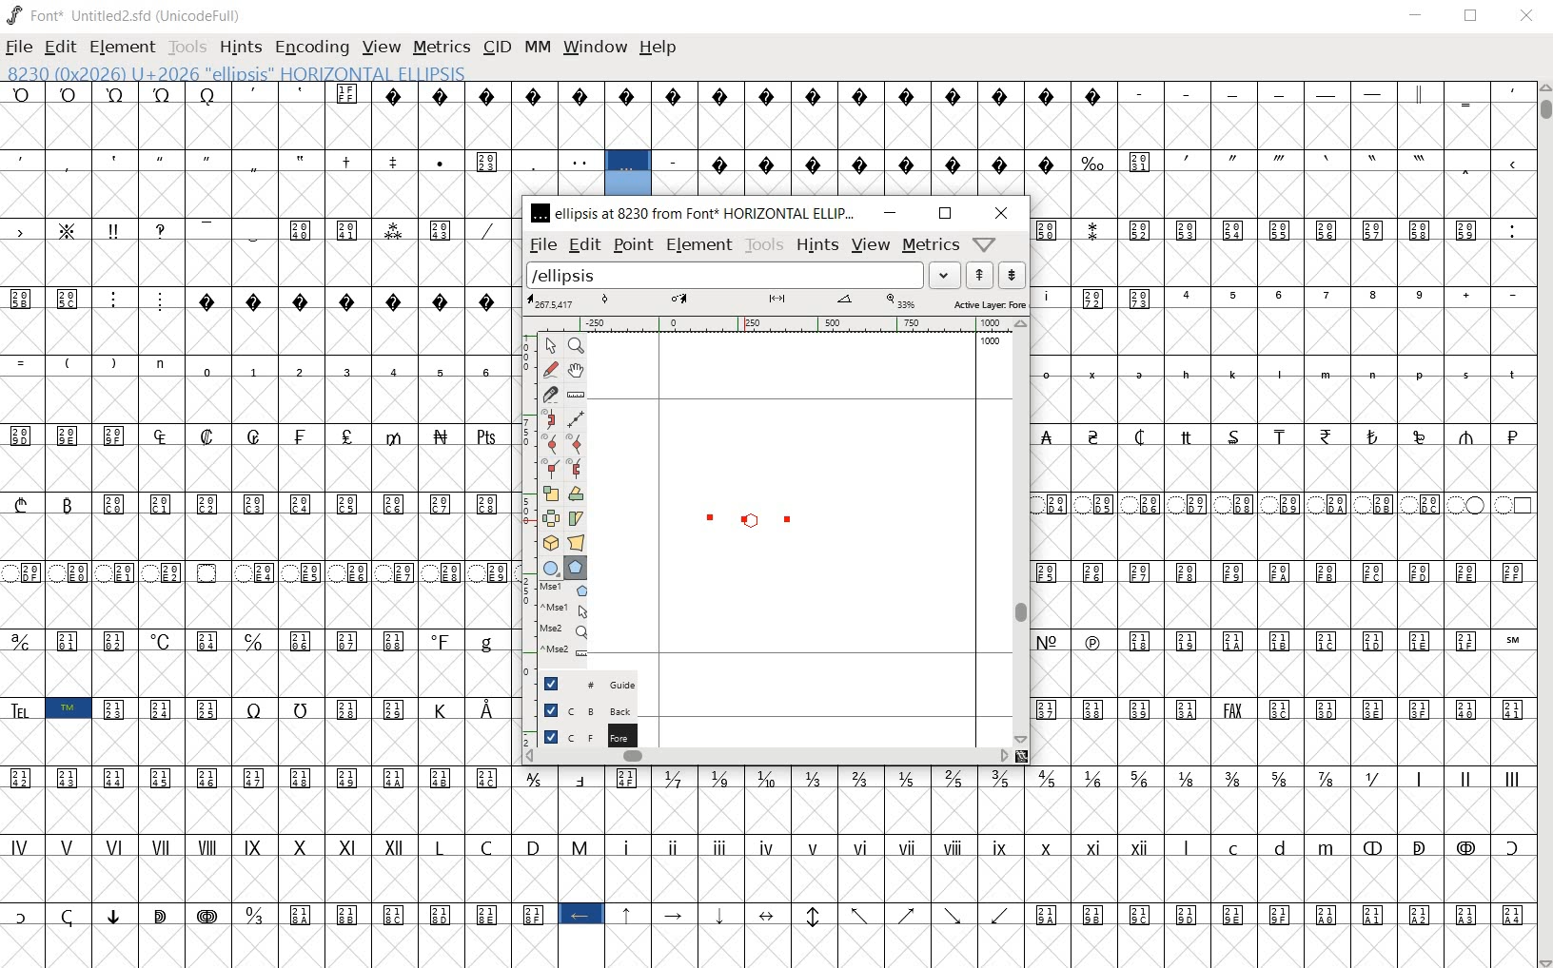 Image resolution: width=1553 pixels, height=968 pixels. What do you see at coordinates (552, 517) in the screenshot?
I see `flip the selection` at bounding box center [552, 517].